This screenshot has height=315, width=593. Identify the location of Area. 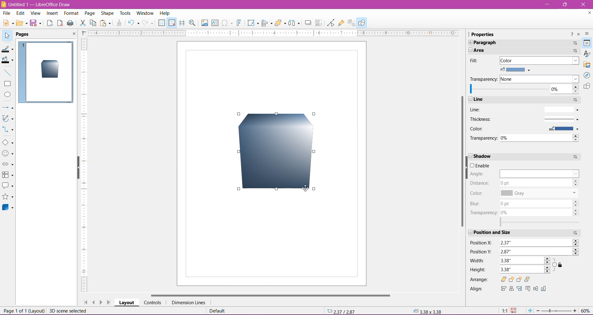
(514, 50).